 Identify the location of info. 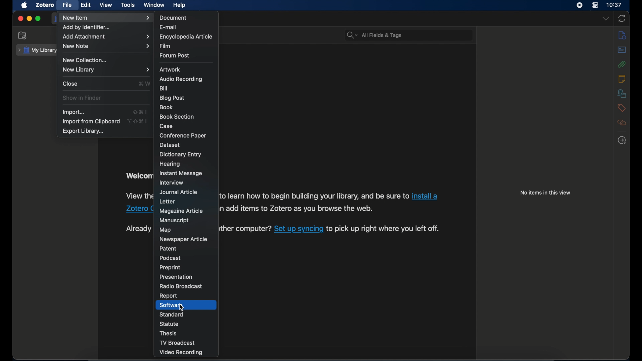
(622, 35).